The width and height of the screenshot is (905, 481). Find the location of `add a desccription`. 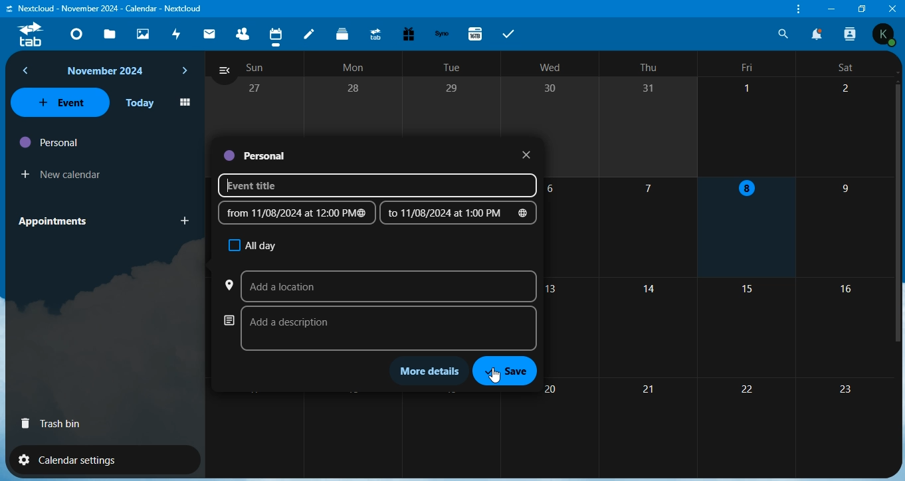

add a desccription is located at coordinates (379, 326).